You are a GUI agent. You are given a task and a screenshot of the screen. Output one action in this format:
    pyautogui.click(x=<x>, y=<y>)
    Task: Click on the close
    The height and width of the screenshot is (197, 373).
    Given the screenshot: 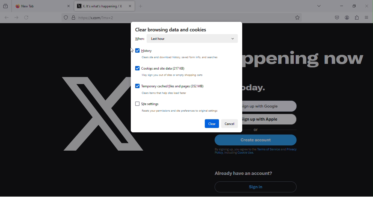 What is the action you would take?
    pyautogui.click(x=366, y=6)
    